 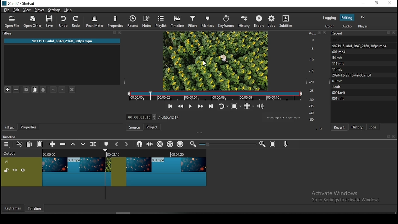 I want to click on move filter up, so click(x=54, y=89).